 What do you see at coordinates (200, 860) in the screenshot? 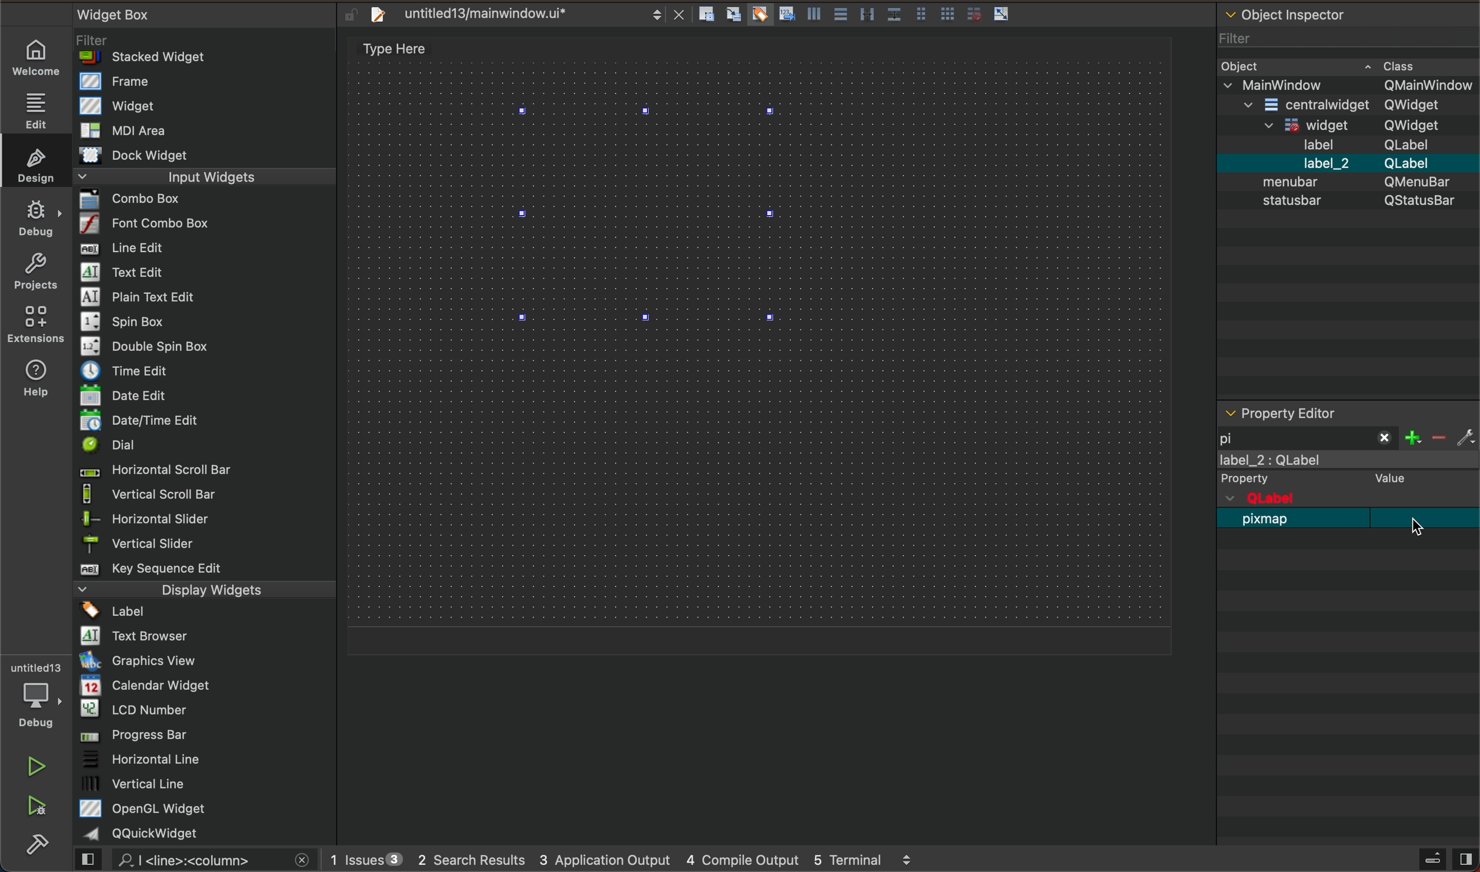
I see `search` at bounding box center [200, 860].